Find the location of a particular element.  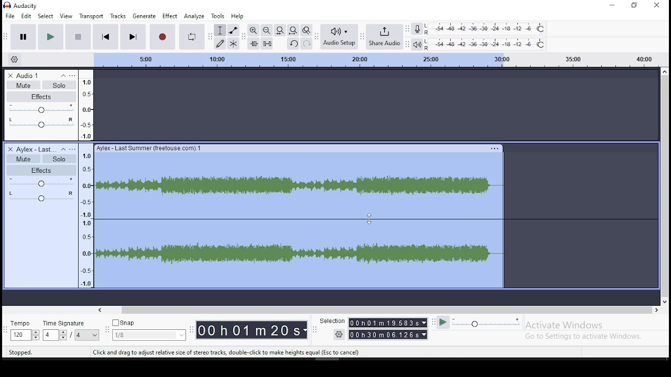

playback speed is located at coordinates (482, 323).